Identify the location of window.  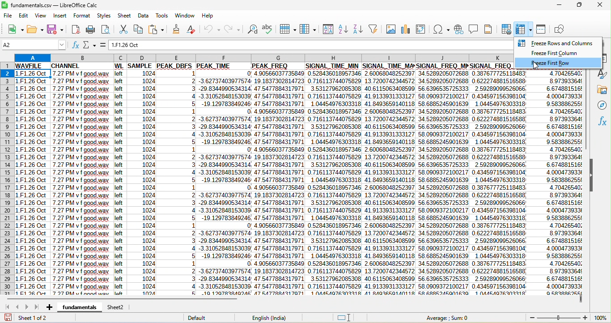
(186, 15).